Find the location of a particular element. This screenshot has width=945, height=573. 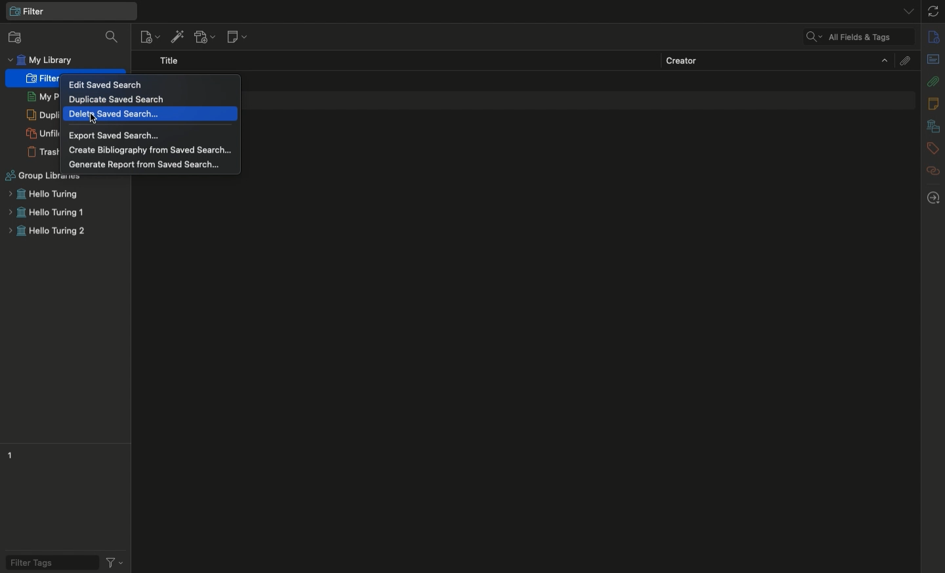

cursor is located at coordinates (94, 119).